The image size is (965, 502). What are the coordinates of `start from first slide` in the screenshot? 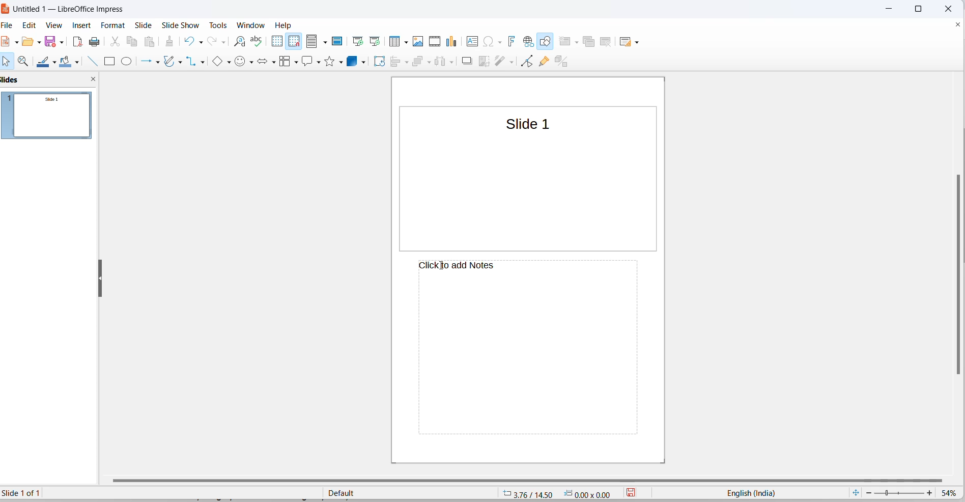 It's located at (358, 41).